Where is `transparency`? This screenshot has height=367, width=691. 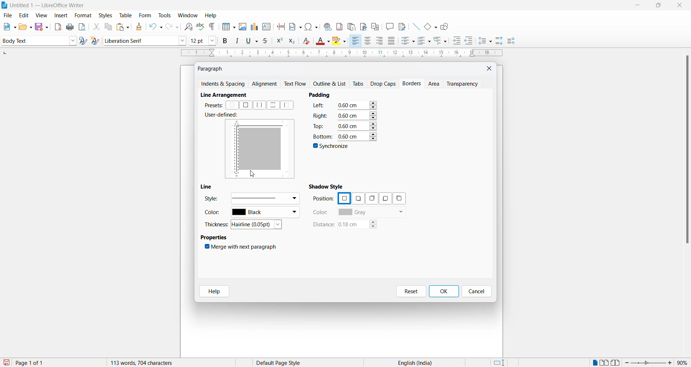
transparency is located at coordinates (465, 83).